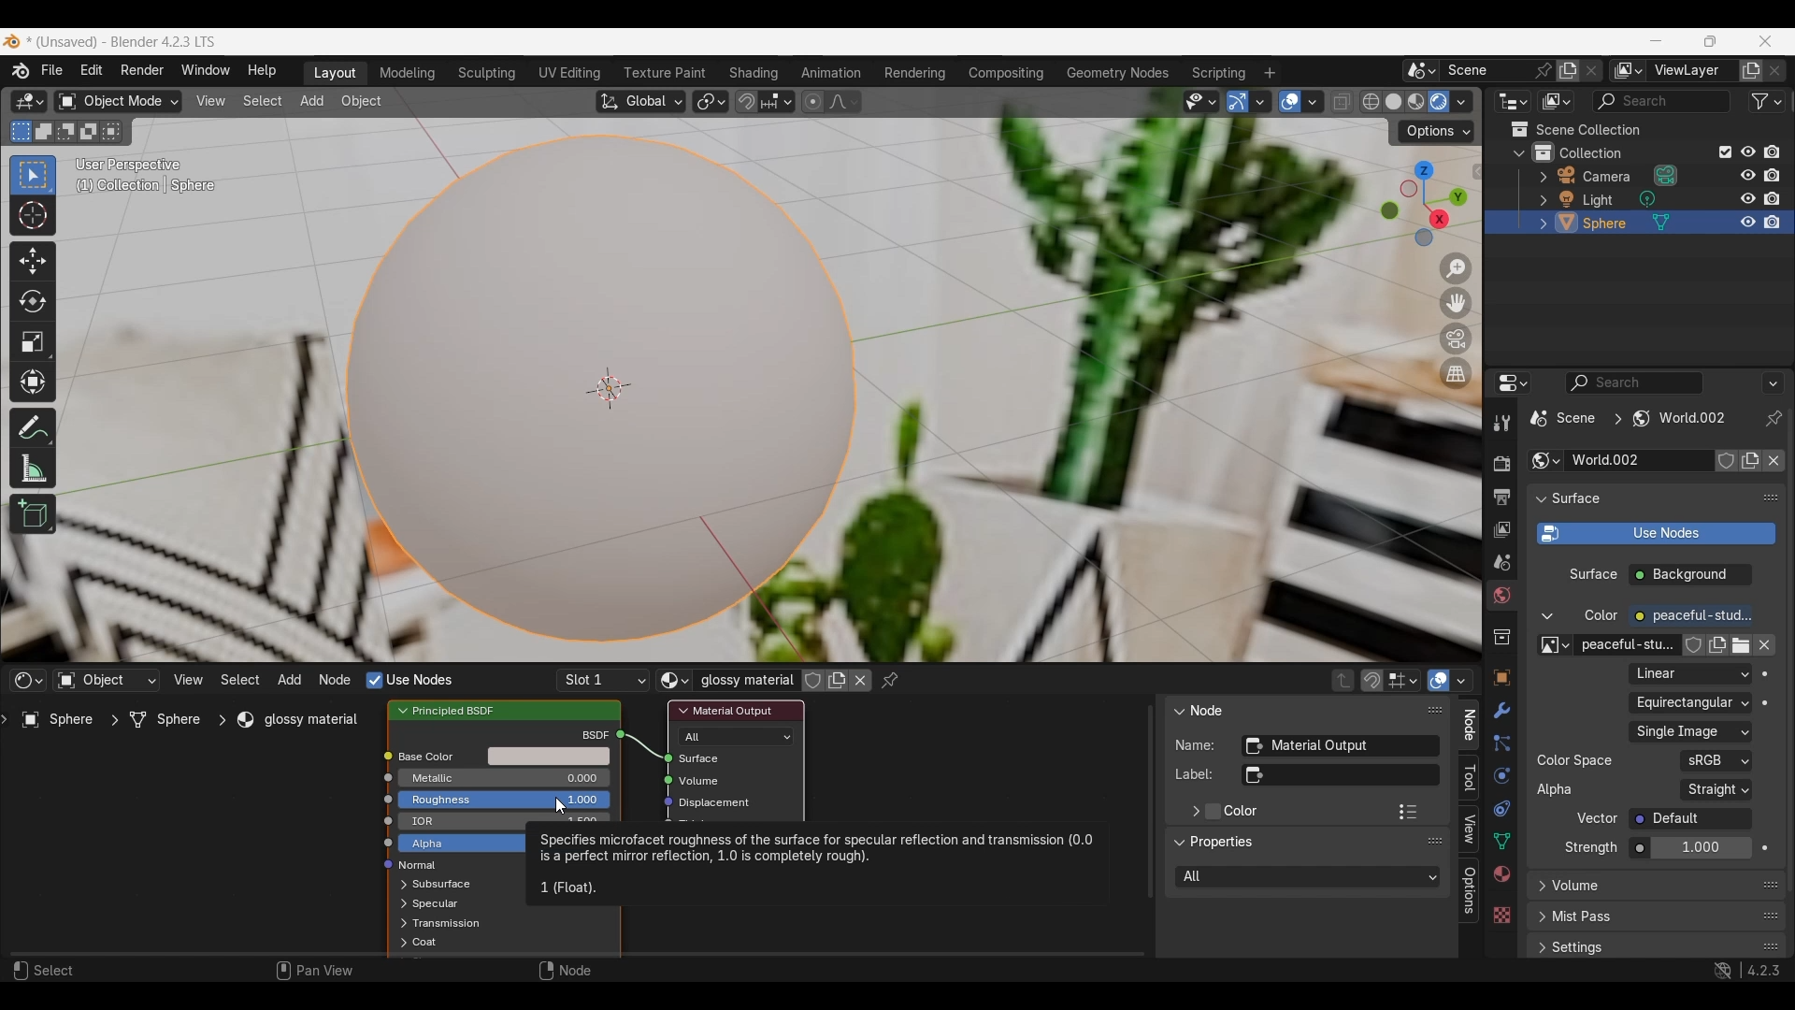  Describe the element at coordinates (1501, 774) in the screenshot. I see `Physics properties` at that location.